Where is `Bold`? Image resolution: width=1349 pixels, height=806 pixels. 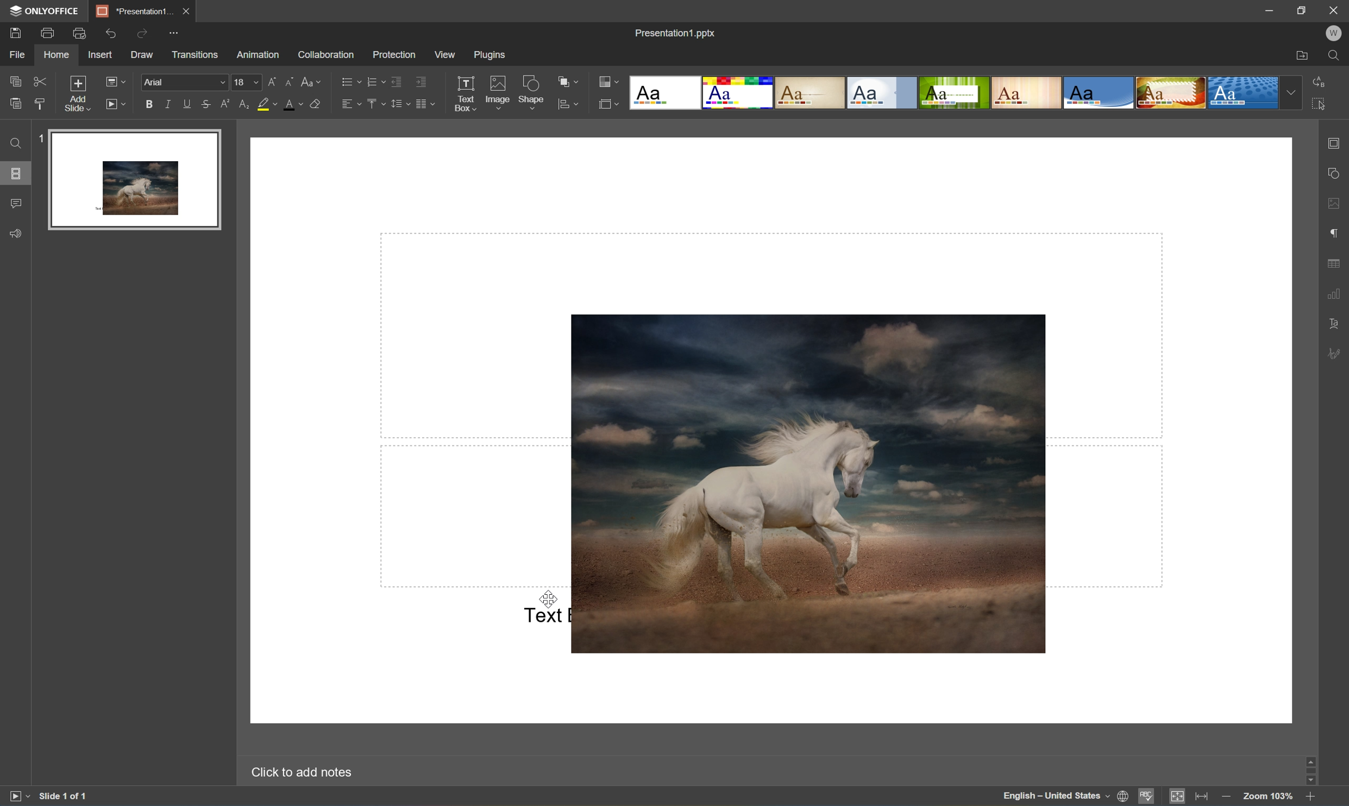
Bold is located at coordinates (148, 105).